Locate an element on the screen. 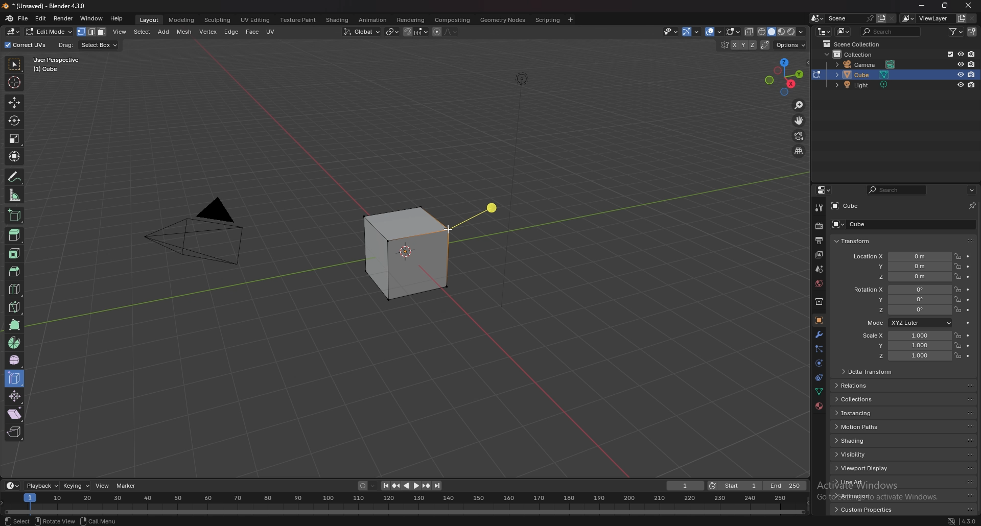 The height and width of the screenshot is (526, 981). view layer is located at coordinates (818, 255).